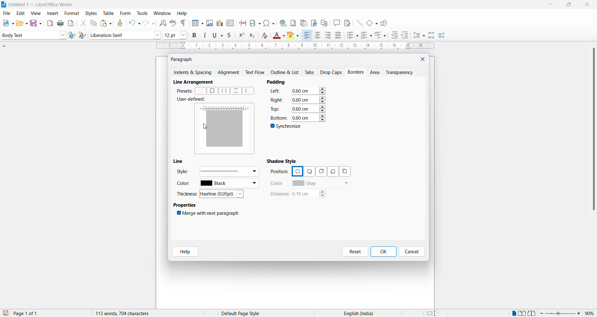 This screenshot has height=317, width=597. I want to click on thickness options, so click(224, 194).